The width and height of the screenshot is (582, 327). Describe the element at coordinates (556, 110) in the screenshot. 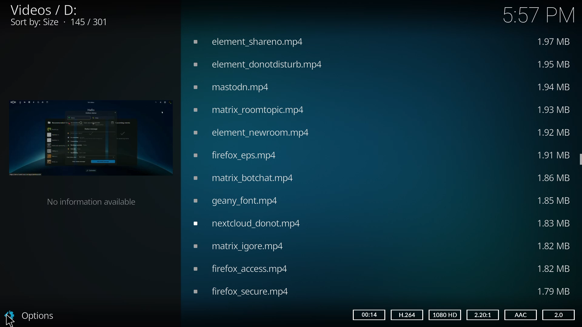

I see `size` at that location.